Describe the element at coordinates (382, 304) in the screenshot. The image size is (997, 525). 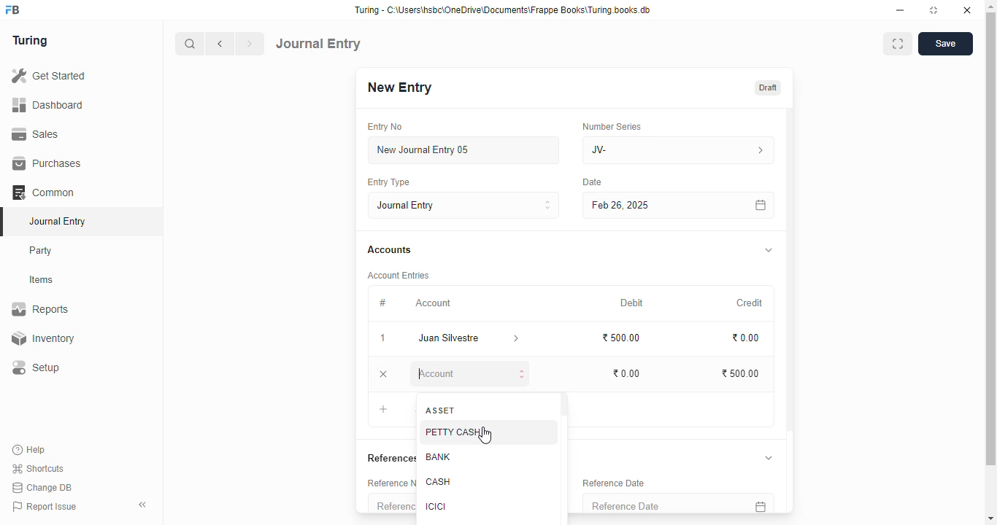
I see `#` at that location.